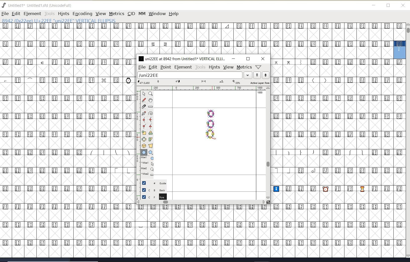 Image resolution: width=410 pixels, height=262 pixels. Describe the element at coordinates (150, 125) in the screenshot. I see `add a tangent point` at that location.